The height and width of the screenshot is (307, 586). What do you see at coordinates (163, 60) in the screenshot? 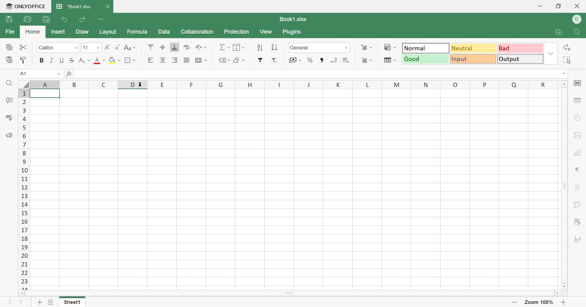
I see `Align Center` at bounding box center [163, 60].